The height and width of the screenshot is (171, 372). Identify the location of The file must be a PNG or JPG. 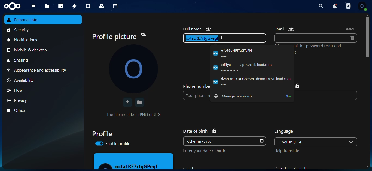
(133, 114).